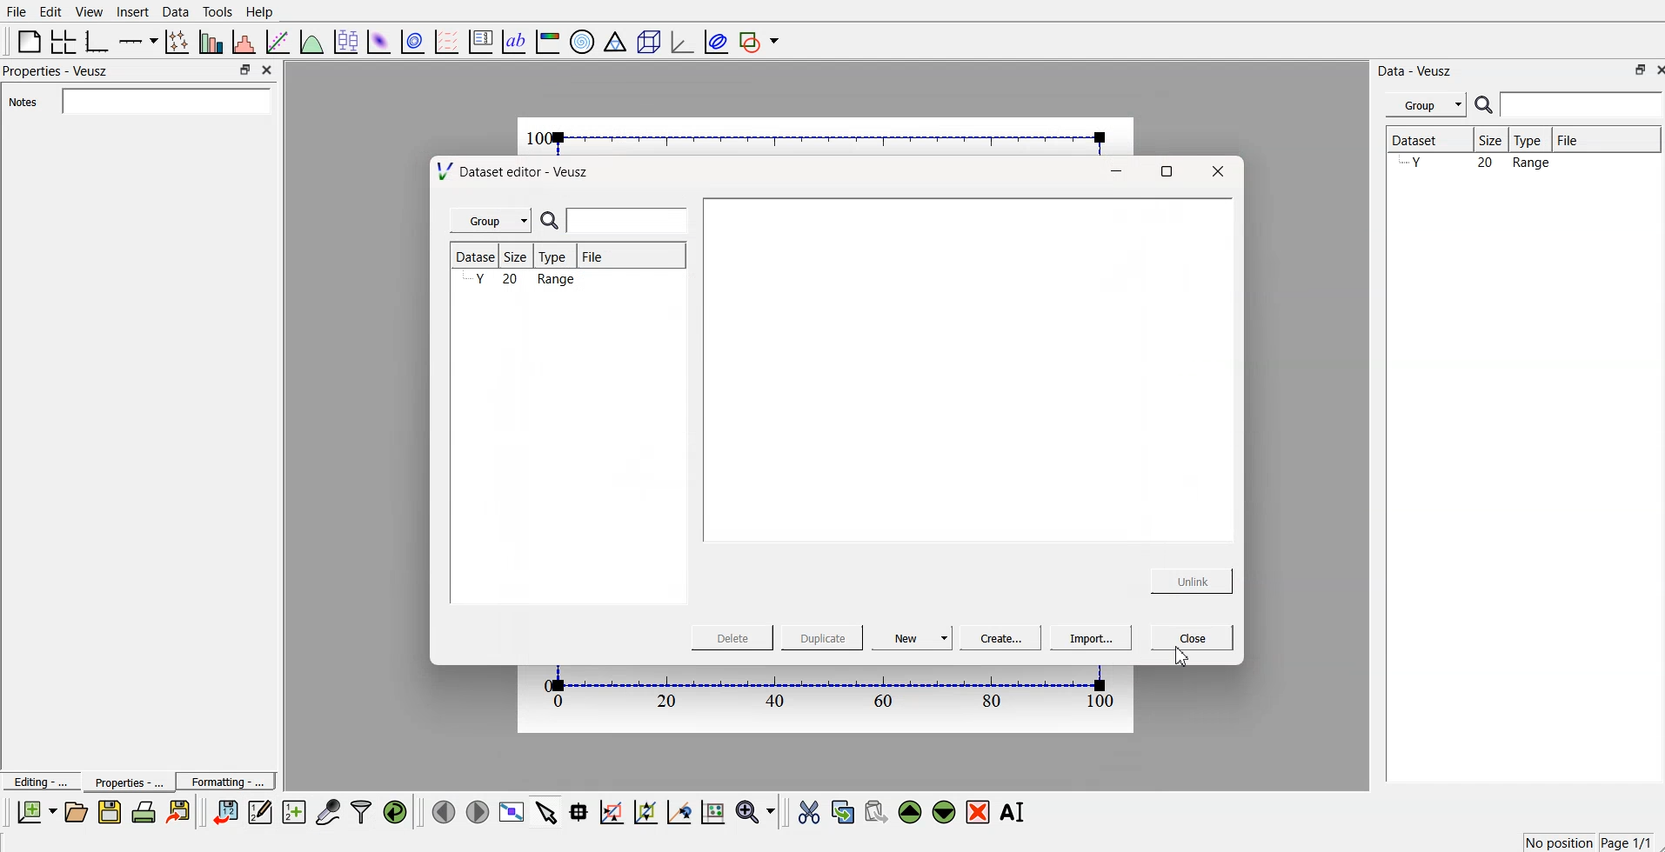 The height and width of the screenshot is (852, 1665). I want to click on Properties, so click(123, 782).